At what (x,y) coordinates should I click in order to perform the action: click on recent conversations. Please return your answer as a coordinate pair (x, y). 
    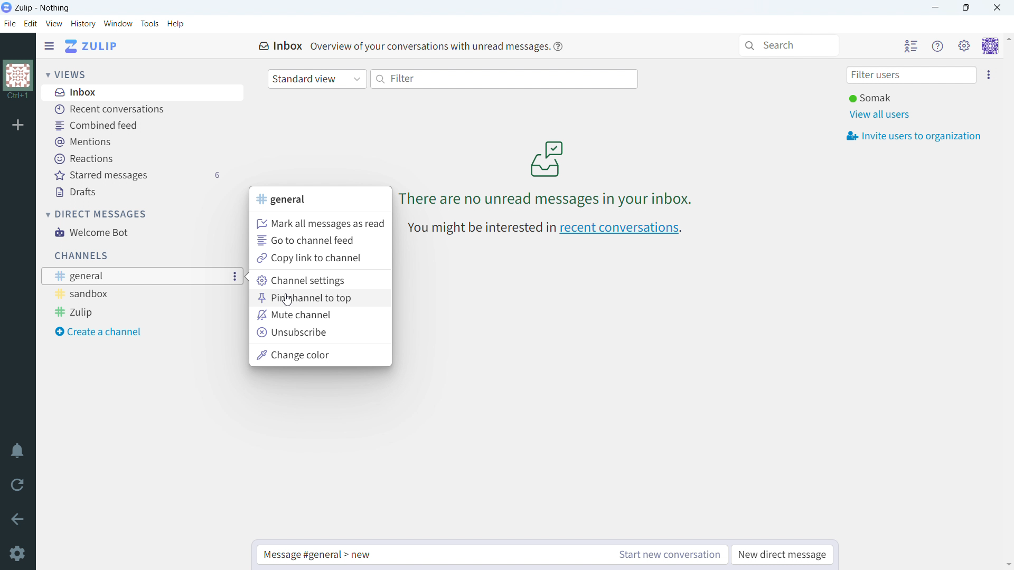
    Looking at the image, I should click on (134, 110).